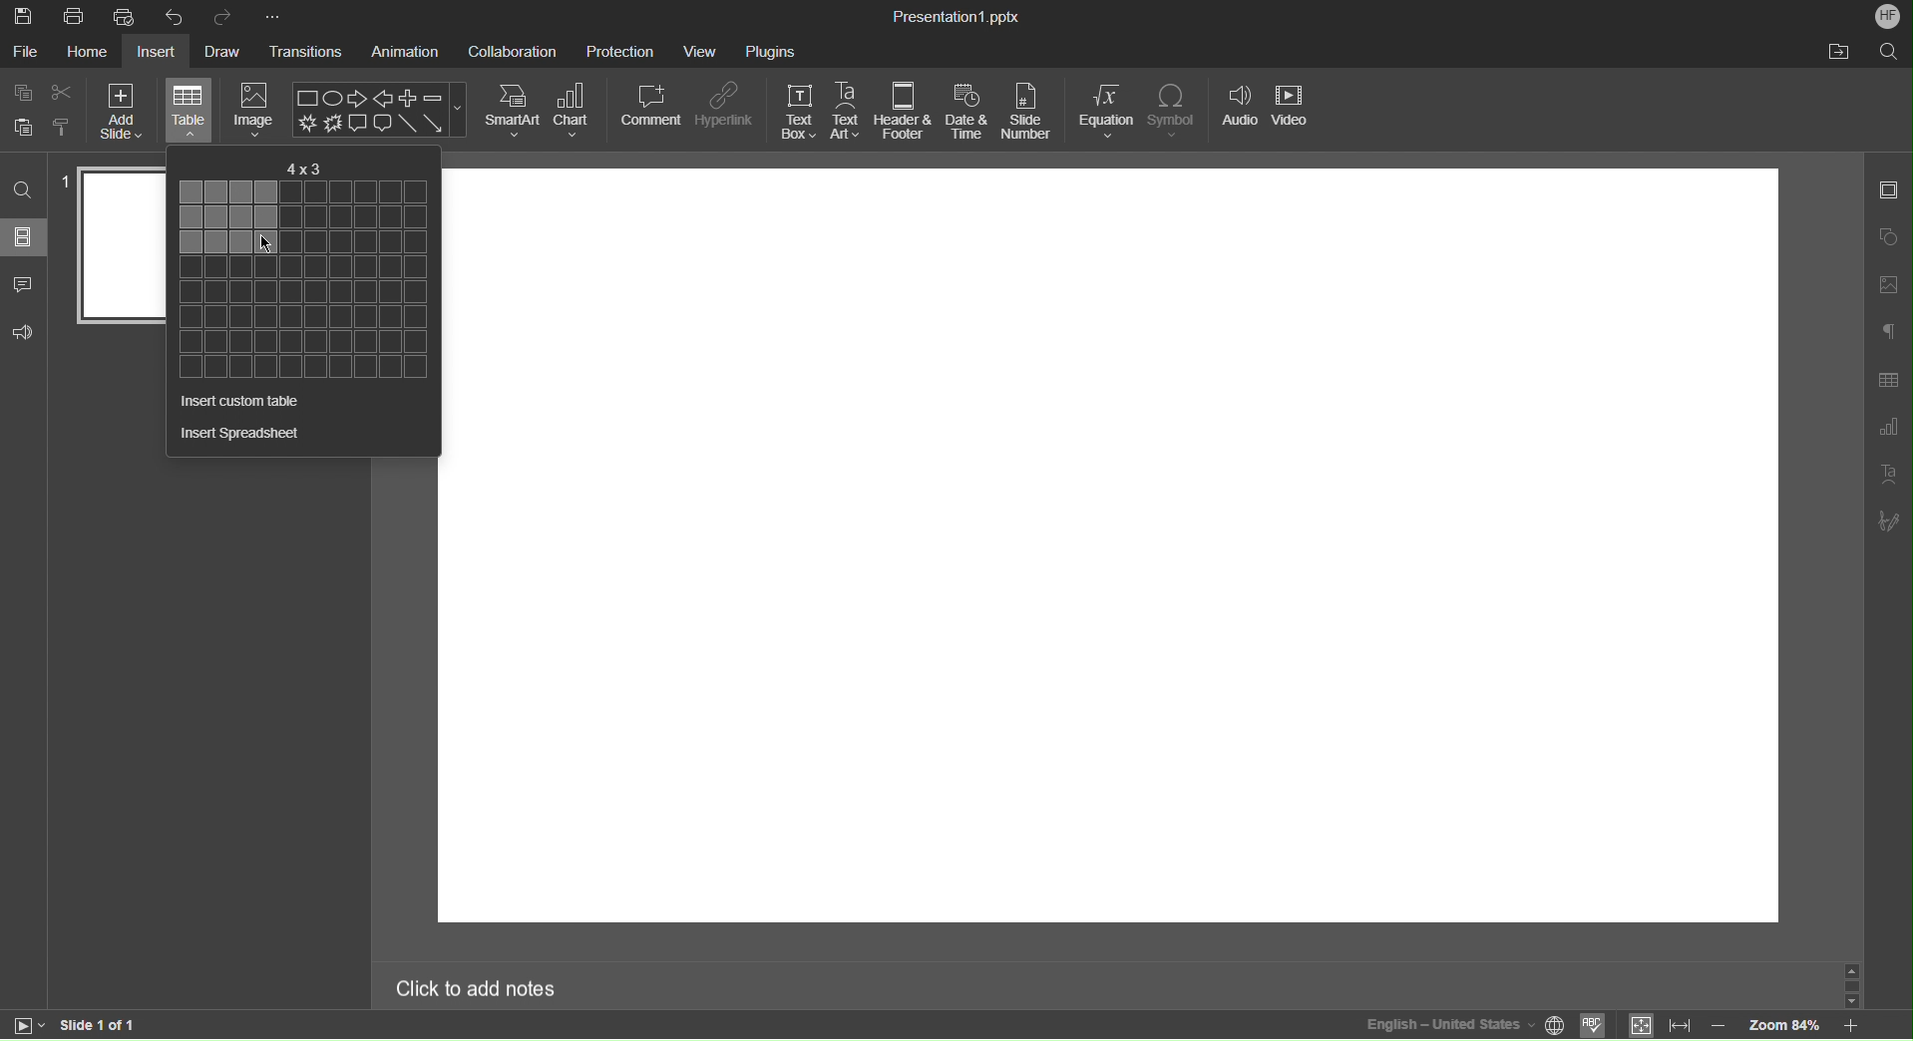  What do you see at coordinates (180, 16) in the screenshot?
I see `Undo` at bounding box center [180, 16].